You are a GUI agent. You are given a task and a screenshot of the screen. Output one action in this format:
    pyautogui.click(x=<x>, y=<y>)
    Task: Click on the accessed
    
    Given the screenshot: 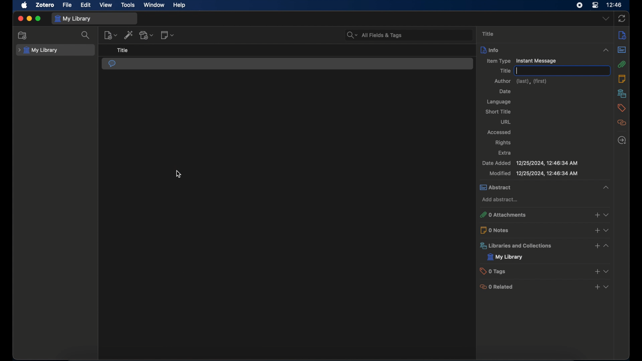 What is the action you would take?
    pyautogui.click(x=499, y=132)
    